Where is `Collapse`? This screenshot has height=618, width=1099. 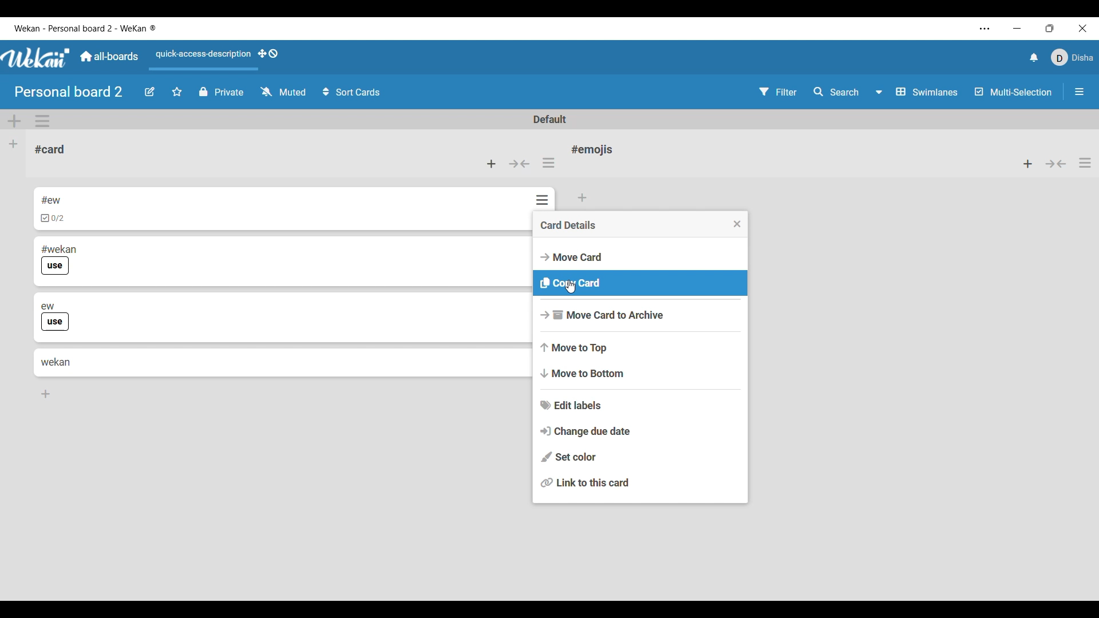 Collapse is located at coordinates (519, 164).